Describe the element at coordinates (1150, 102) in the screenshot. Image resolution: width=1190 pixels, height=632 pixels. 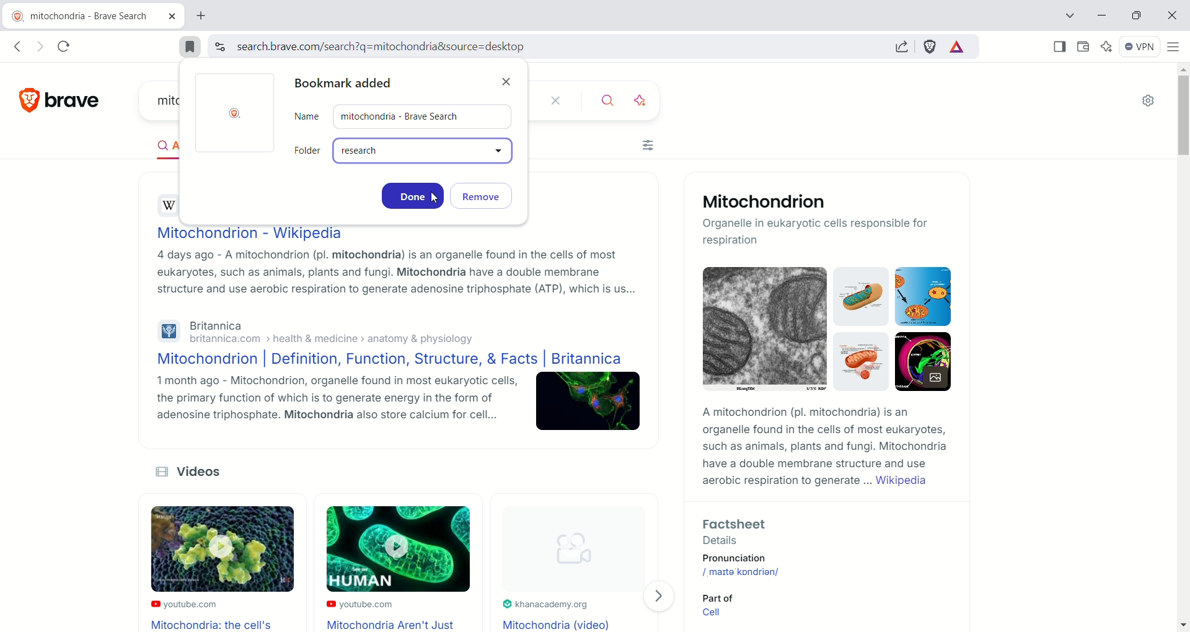
I see `settings` at that location.